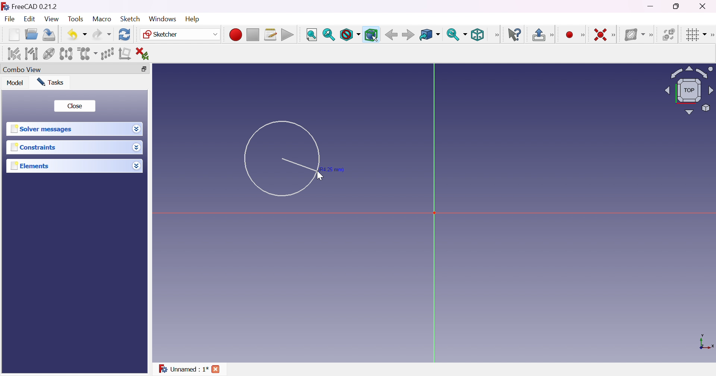  I want to click on Restore down, so click(143, 69).